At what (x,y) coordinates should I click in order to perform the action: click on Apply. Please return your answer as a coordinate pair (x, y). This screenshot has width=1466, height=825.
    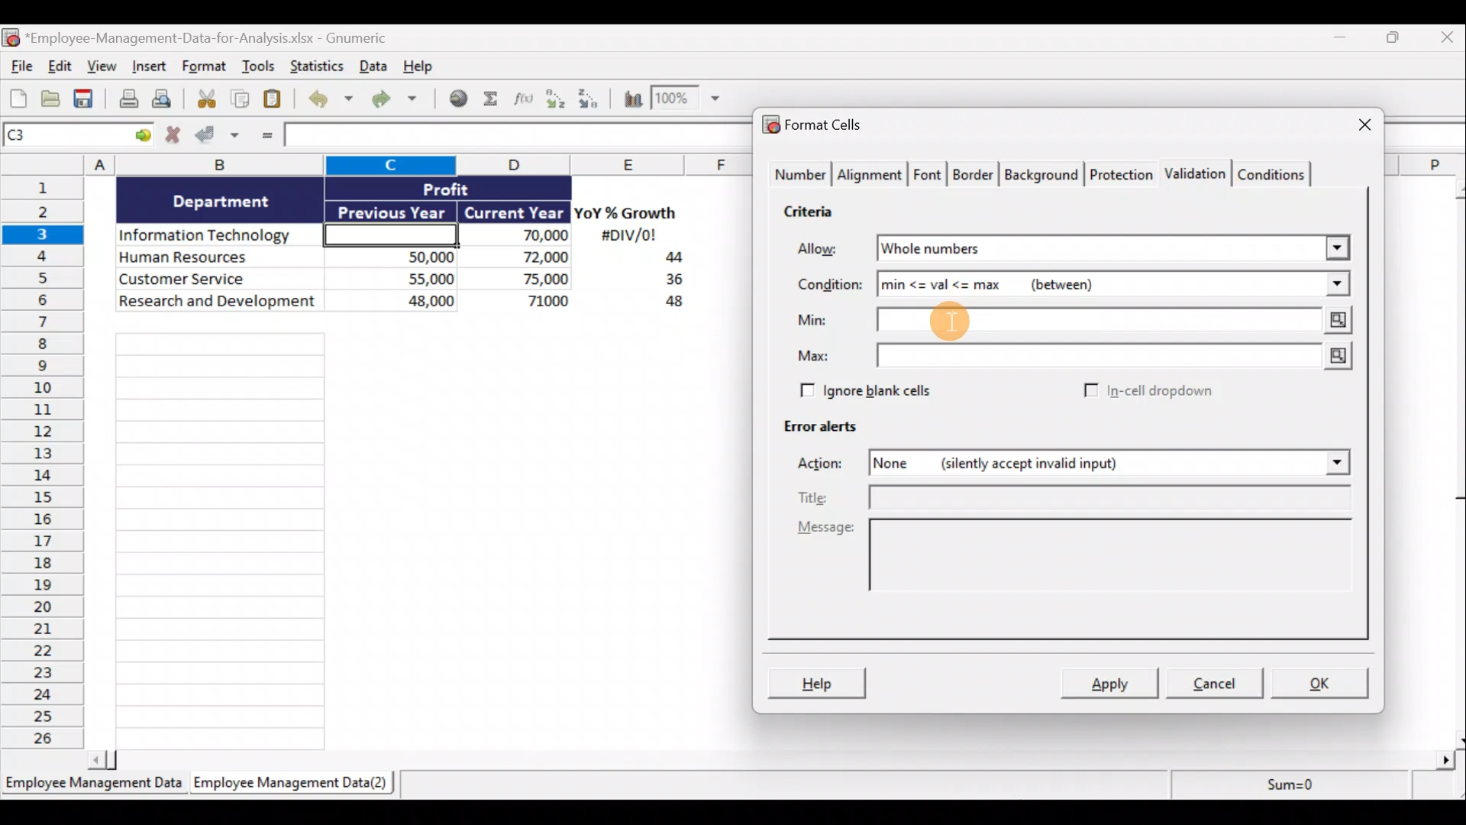
    Looking at the image, I should click on (1111, 684).